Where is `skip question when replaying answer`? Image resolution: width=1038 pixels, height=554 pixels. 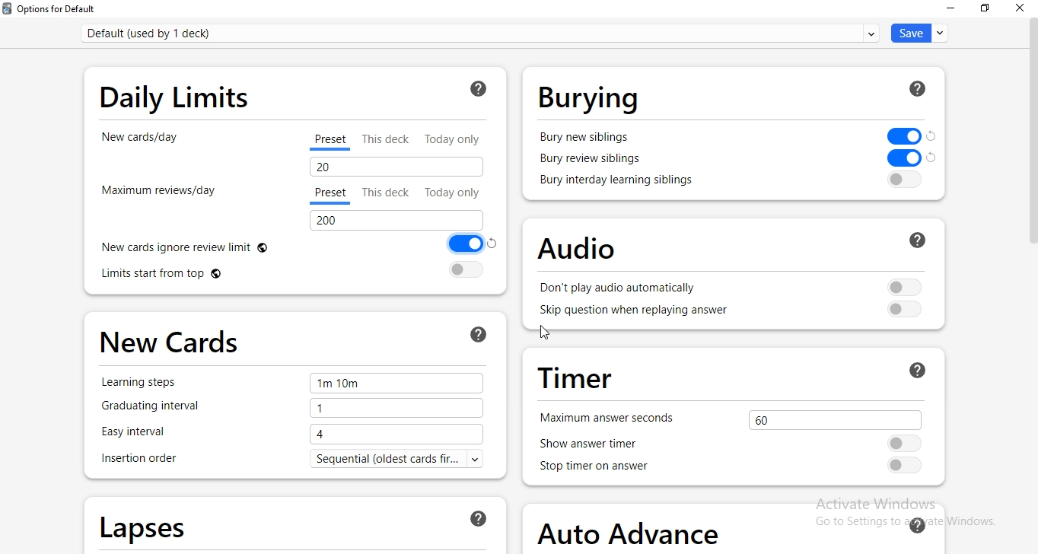 skip question when replaying answer is located at coordinates (627, 314).